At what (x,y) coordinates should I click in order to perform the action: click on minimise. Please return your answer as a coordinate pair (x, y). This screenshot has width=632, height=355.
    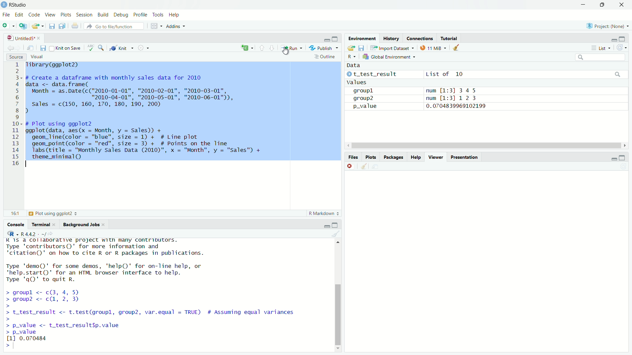
    Looking at the image, I should click on (613, 158).